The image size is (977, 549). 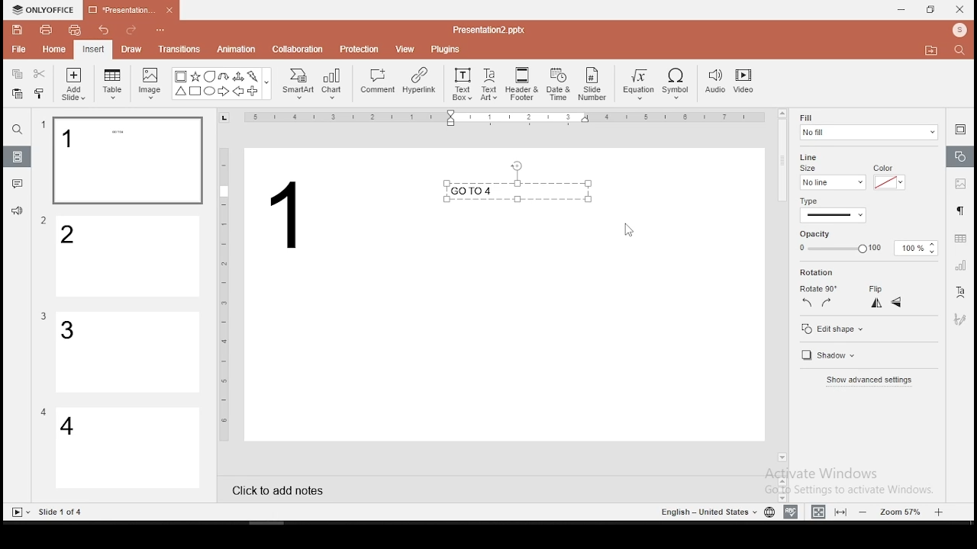 What do you see at coordinates (211, 91) in the screenshot?
I see `Circle` at bounding box center [211, 91].